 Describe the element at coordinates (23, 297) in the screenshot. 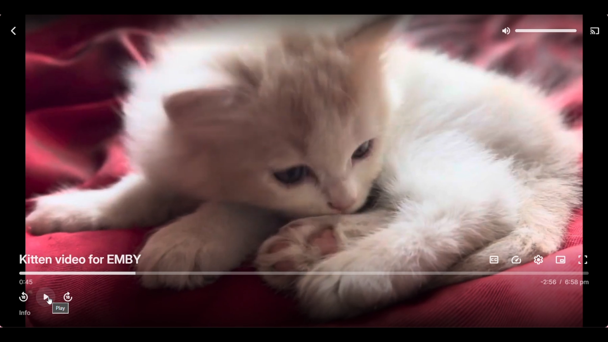

I see `Rewind by 10 seconds` at that location.